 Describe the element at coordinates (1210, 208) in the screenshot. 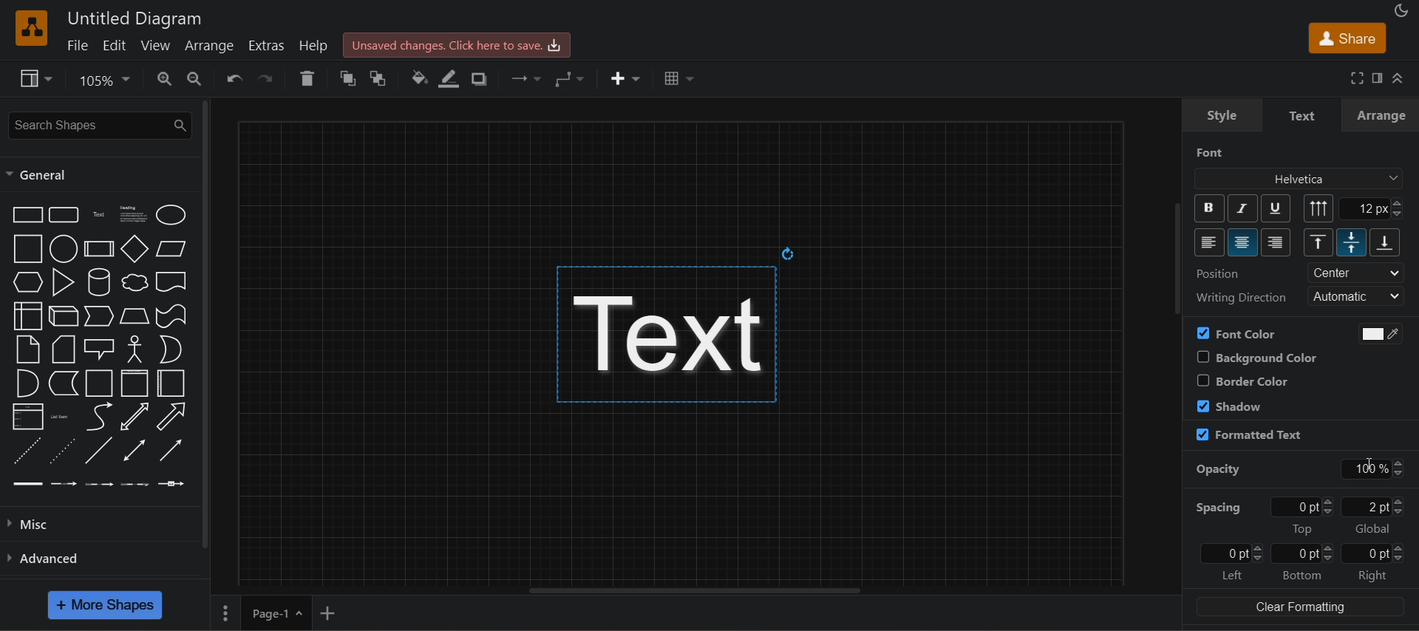

I see `bold` at that location.